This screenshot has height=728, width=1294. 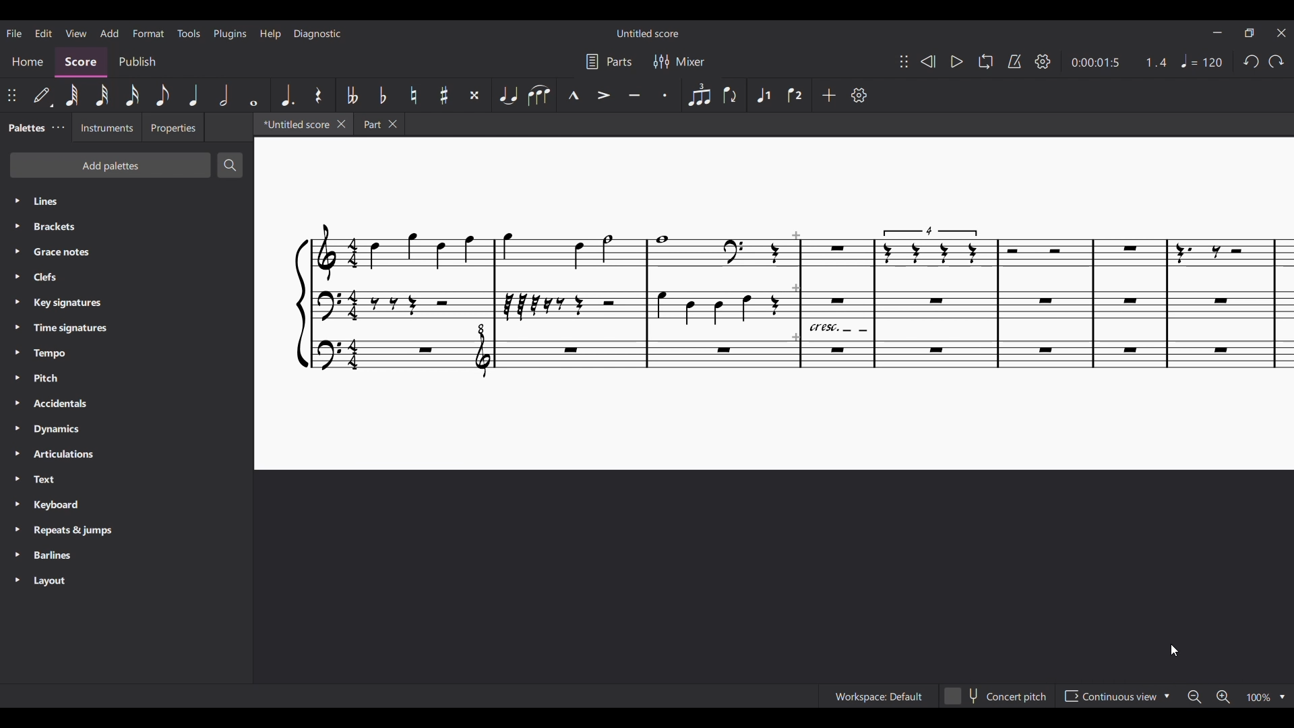 What do you see at coordinates (609, 61) in the screenshot?
I see `Parts settings` at bounding box center [609, 61].